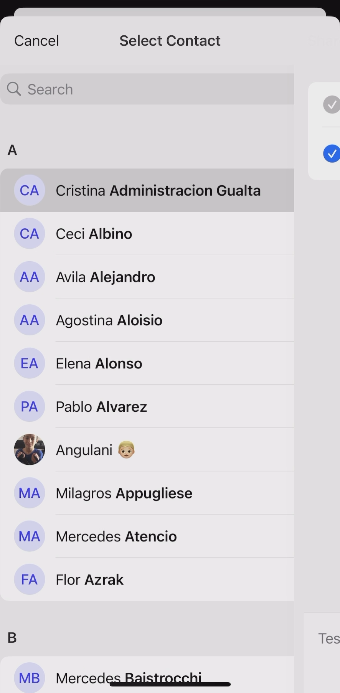 The width and height of the screenshot is (340, 693). I want to click on contact, so click(152, 39).